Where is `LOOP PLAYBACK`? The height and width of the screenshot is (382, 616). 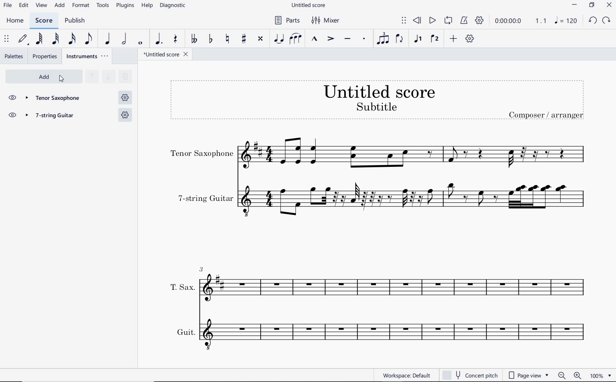
LOOP PLAYBACK is located at coordinates (447, 21).